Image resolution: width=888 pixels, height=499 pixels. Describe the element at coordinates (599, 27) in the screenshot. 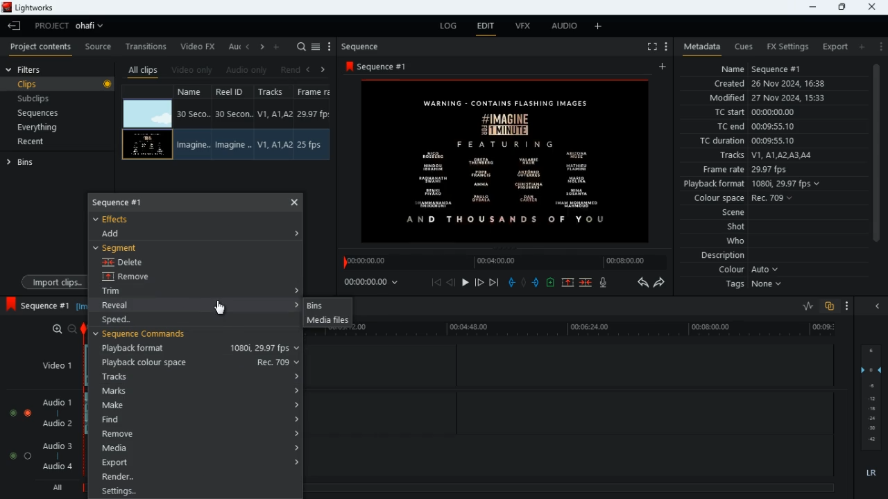

I see `add` at that location.